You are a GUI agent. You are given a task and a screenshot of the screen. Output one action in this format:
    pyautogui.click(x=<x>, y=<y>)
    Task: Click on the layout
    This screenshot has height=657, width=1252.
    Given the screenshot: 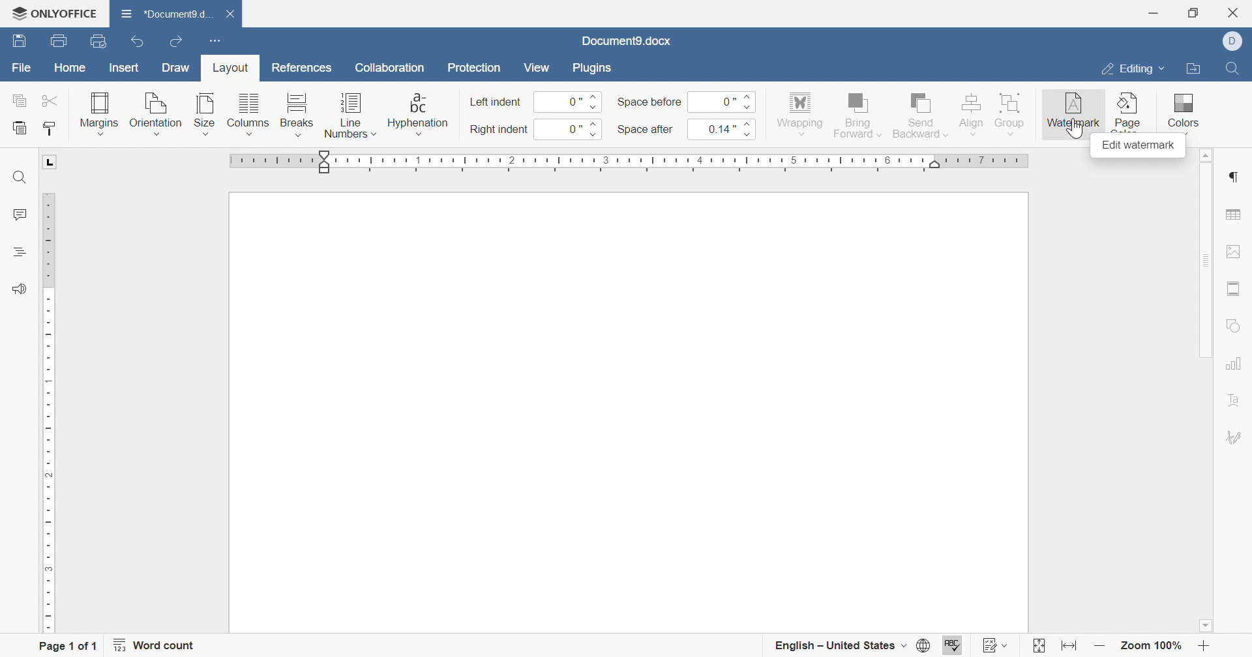 What is the action you would take?
    pyautogui.click(x=228, y=70)
    